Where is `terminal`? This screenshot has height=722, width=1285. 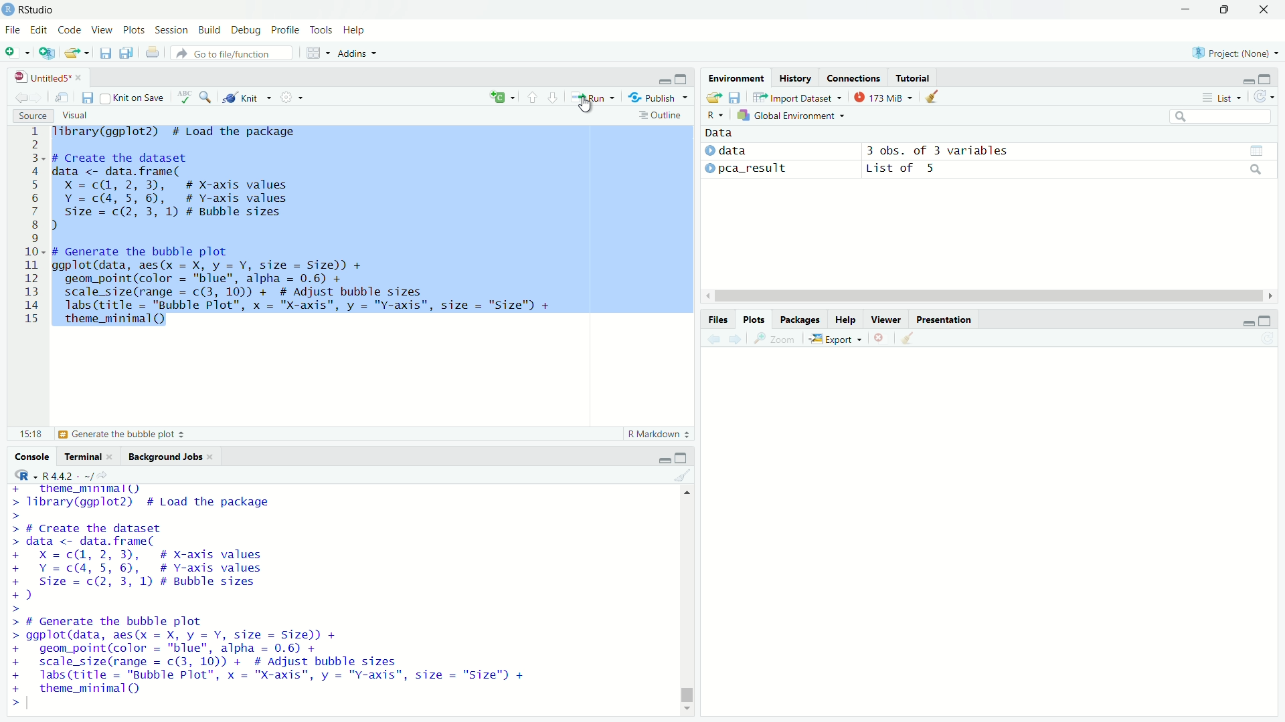 terminal is located at coordinates (89, 455).